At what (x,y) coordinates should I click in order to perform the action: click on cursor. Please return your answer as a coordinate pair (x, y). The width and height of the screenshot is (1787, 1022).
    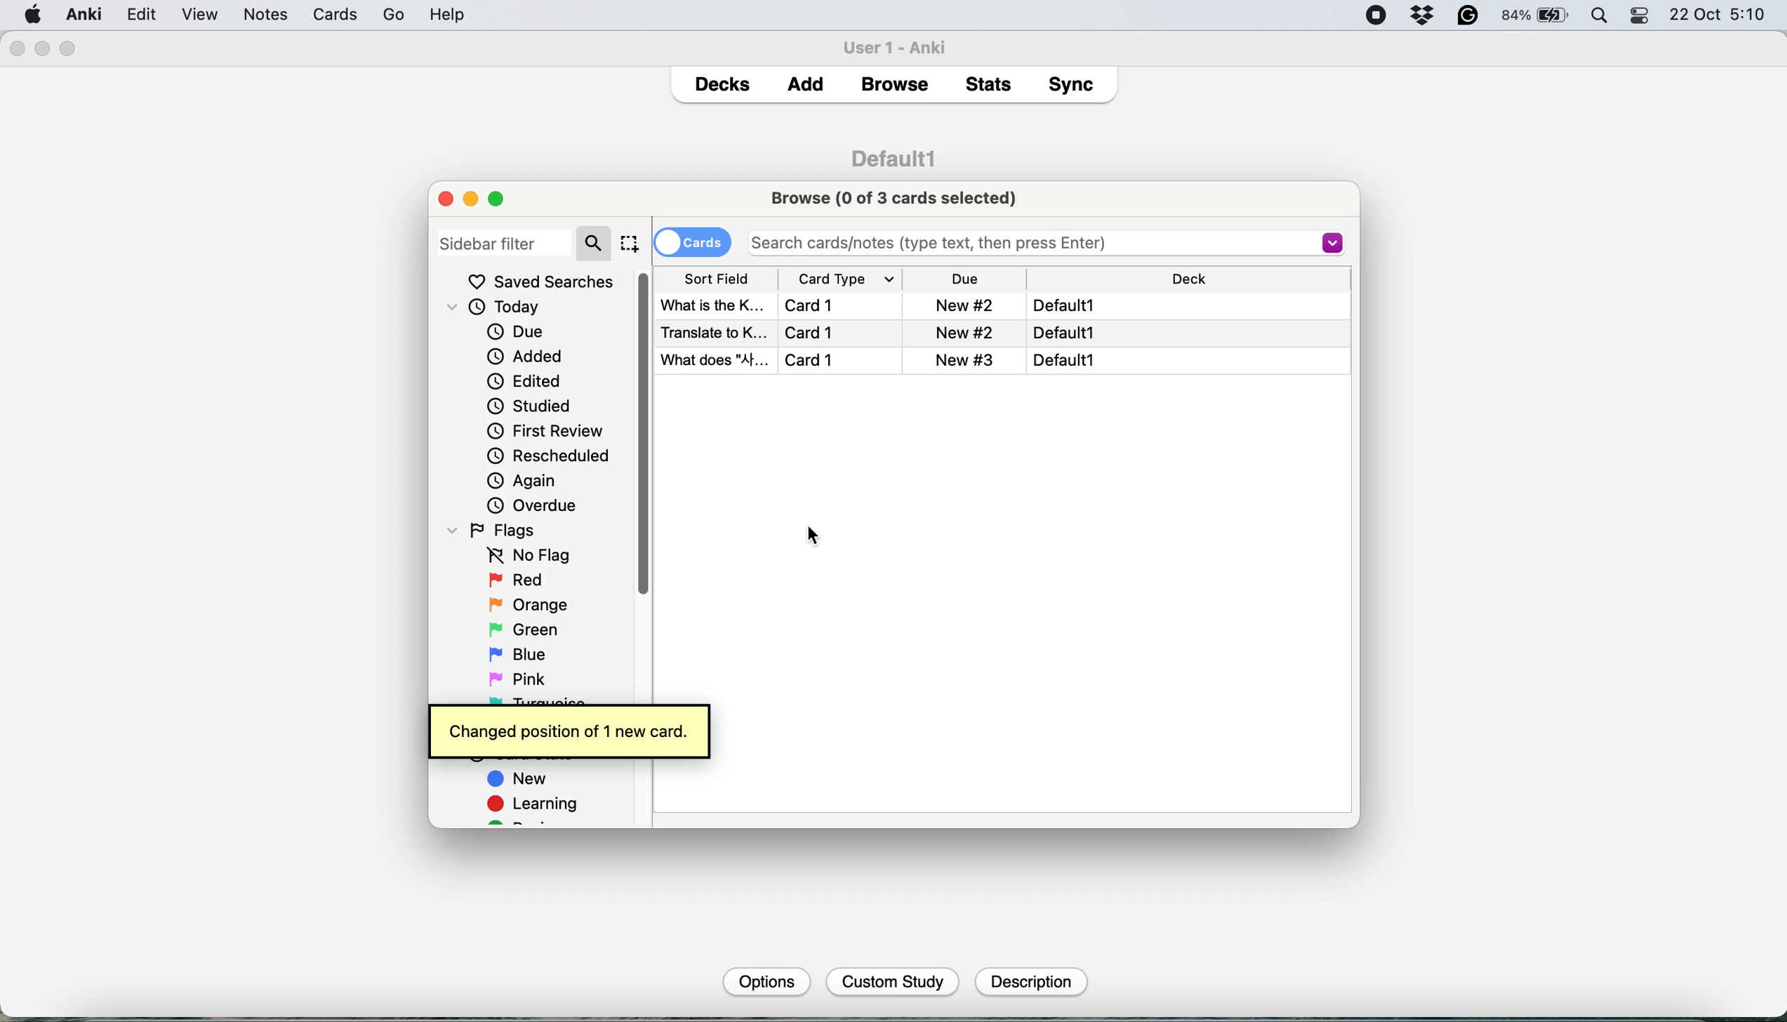
    Looking at the image, I should click on (814, 536).